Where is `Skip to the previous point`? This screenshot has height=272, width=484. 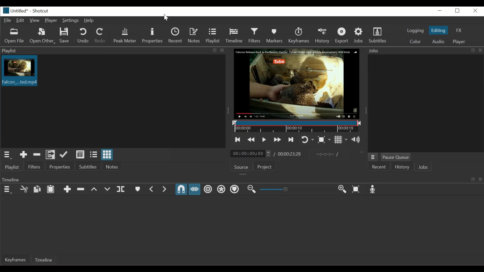 Skip to the previous point is located at coordinates (238, 140).